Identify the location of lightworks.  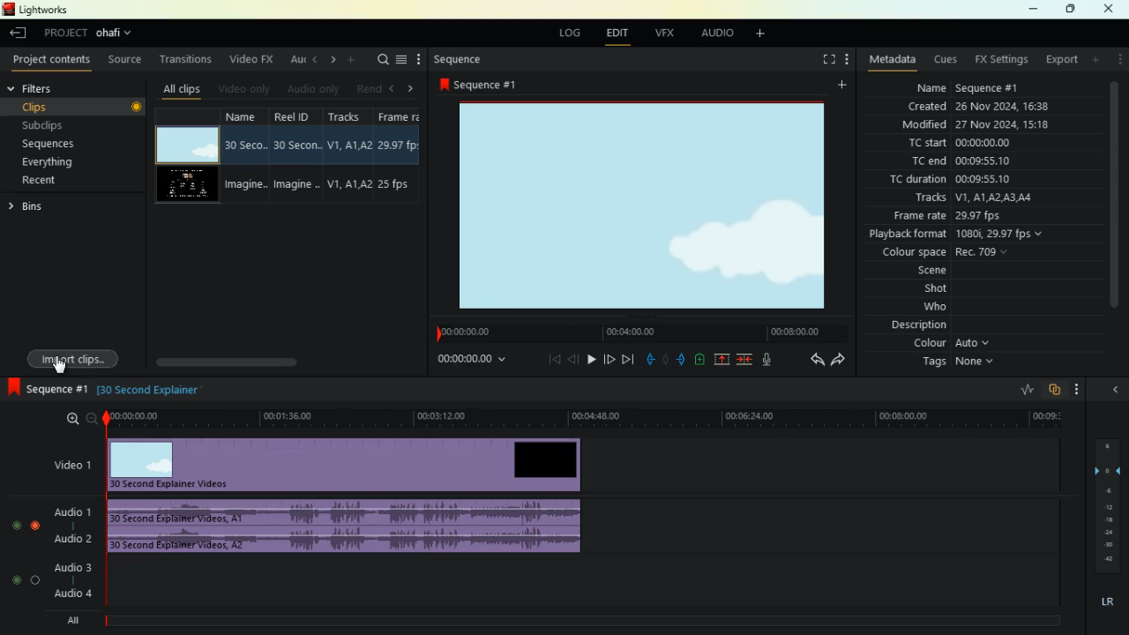
(43, 10).